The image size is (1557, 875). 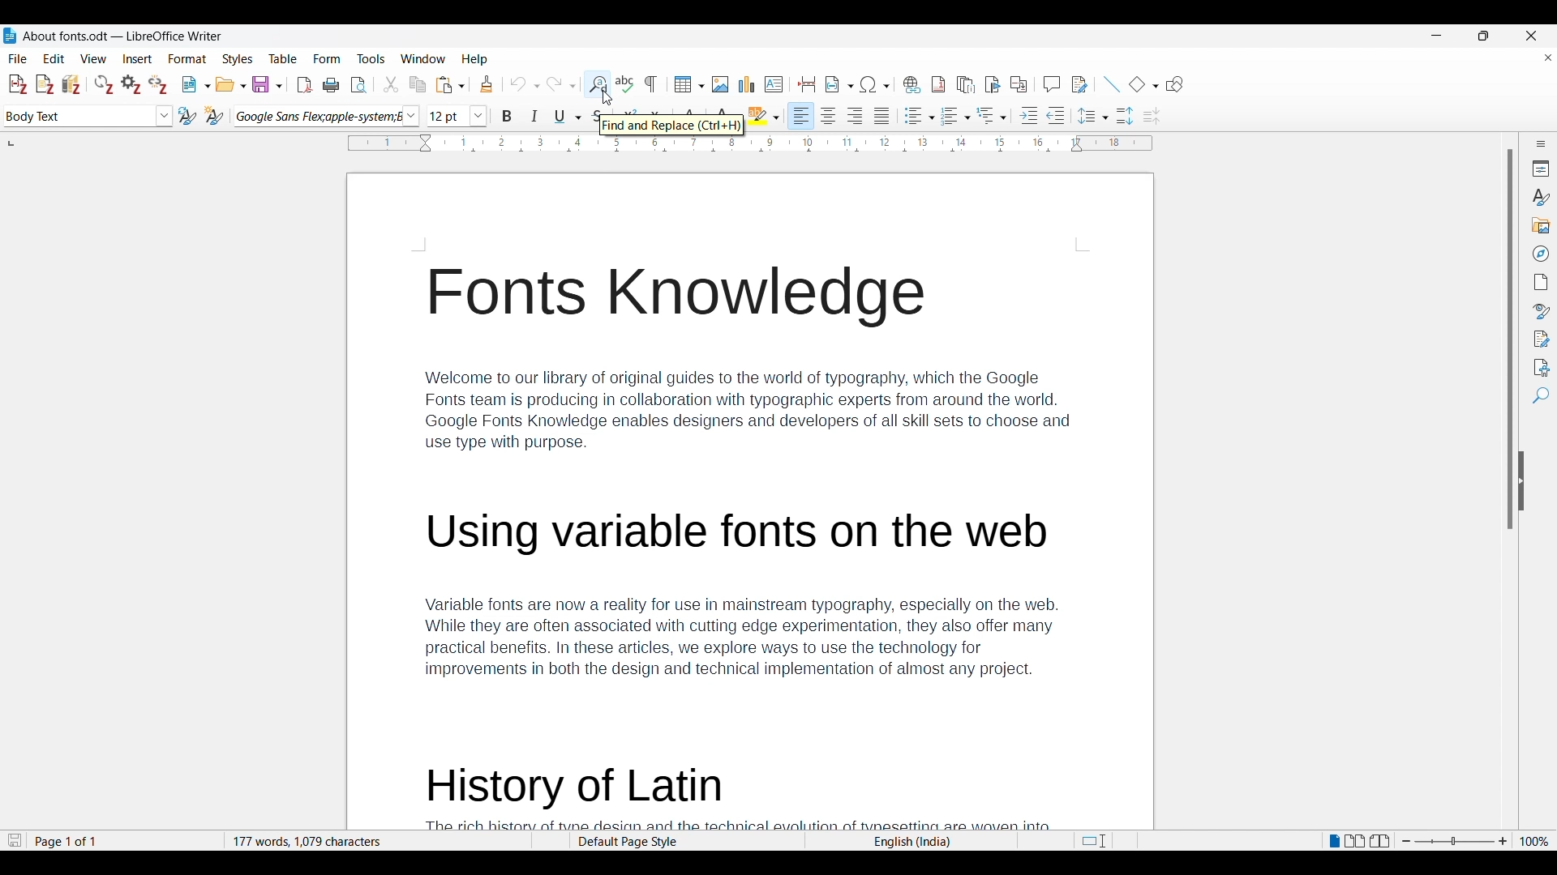 I want to click on Book view, so click(x=1379, y=841).